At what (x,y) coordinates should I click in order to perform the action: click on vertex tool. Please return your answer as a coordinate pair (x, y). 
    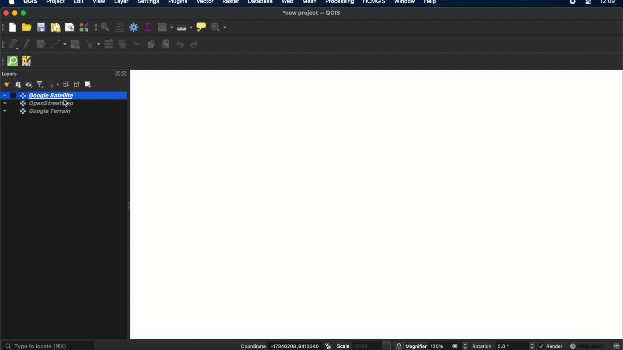
    Looking at the image, I should click on (93, 45).